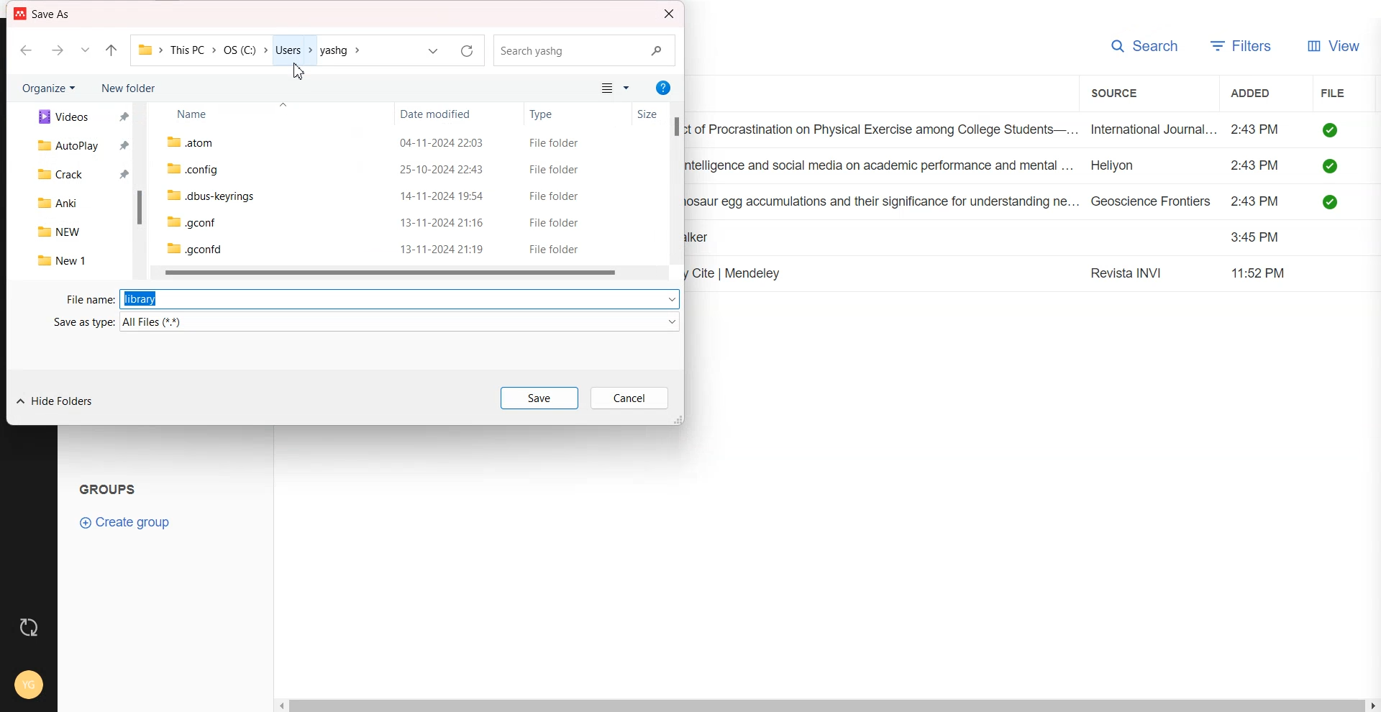  I want to click on > ThisPC > OS(C) > Users > yashg >, so click(249, 50).